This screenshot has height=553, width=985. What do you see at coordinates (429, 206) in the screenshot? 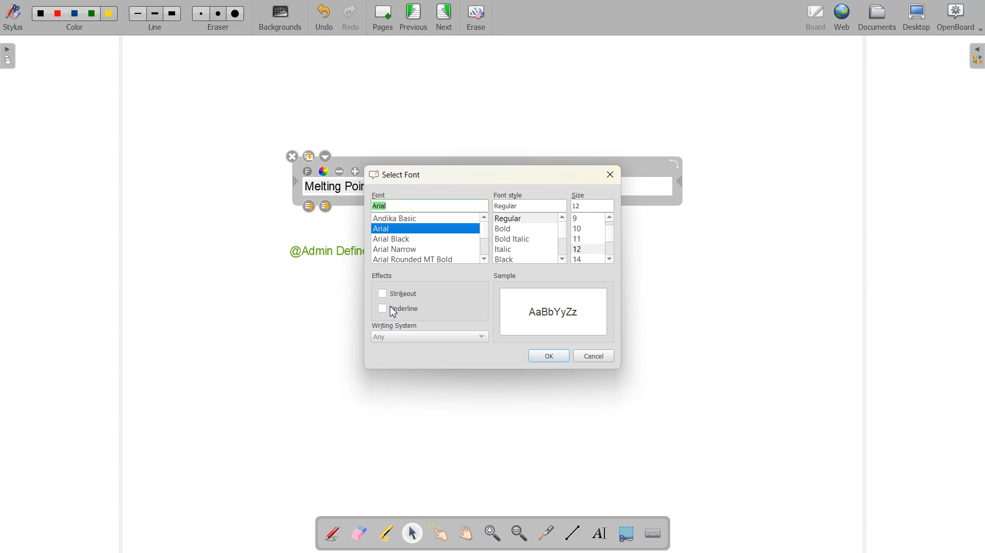
I see `Font name` at bounding box center [429, 206].